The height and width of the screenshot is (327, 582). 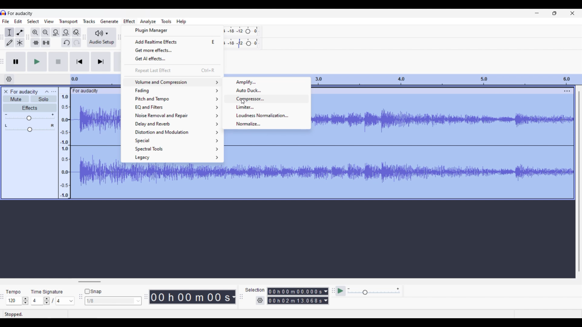 I want to click on Show in smaller tab, so click(x=555, y=13).